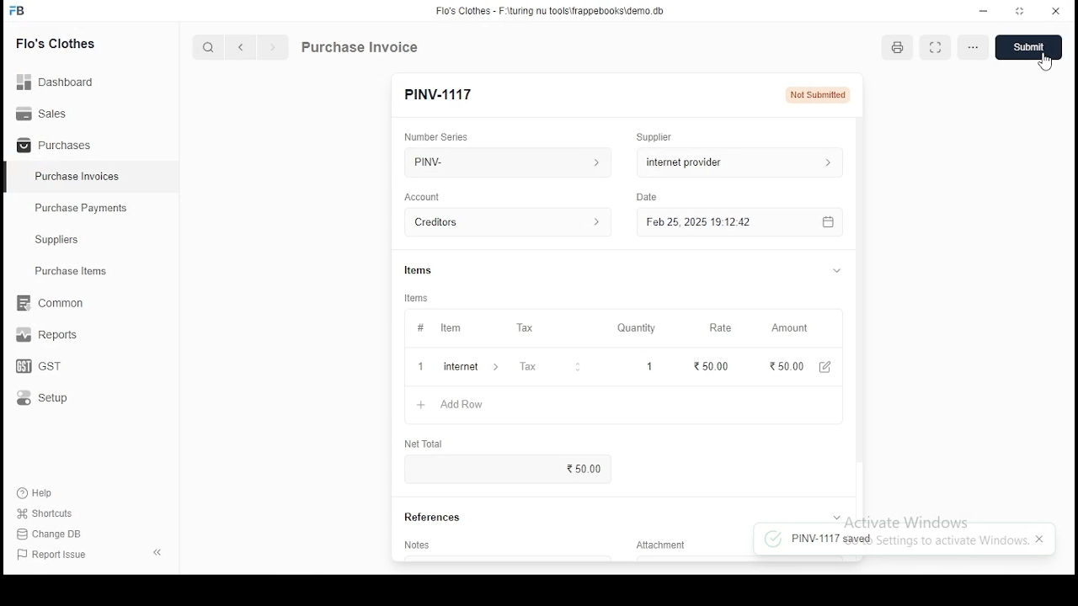  What do you see at coordinates (49, 337) in the screenshot?
I see `reports` at bounding box center [49, 337].